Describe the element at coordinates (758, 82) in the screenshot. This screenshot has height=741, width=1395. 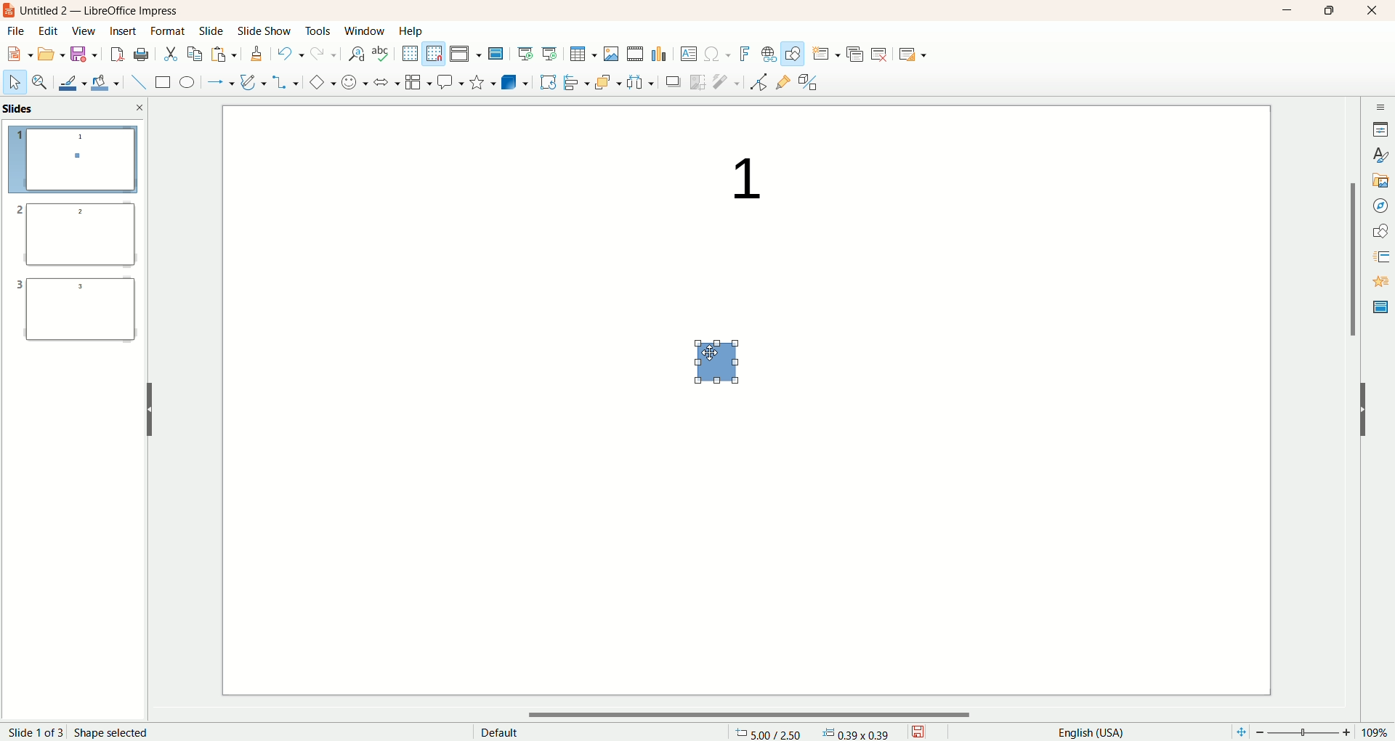
I see `point edit mode` at that location.